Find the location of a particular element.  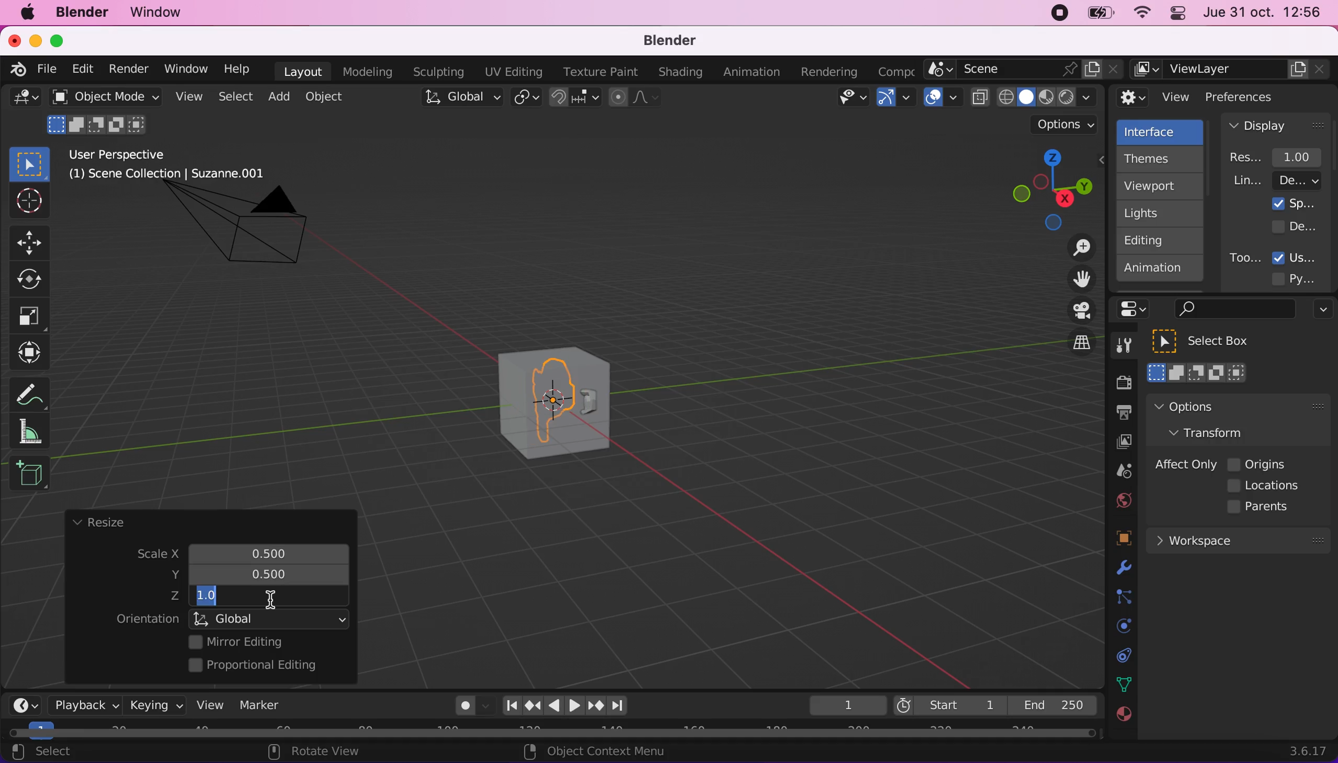

mode is located at coordinates (99, 123).